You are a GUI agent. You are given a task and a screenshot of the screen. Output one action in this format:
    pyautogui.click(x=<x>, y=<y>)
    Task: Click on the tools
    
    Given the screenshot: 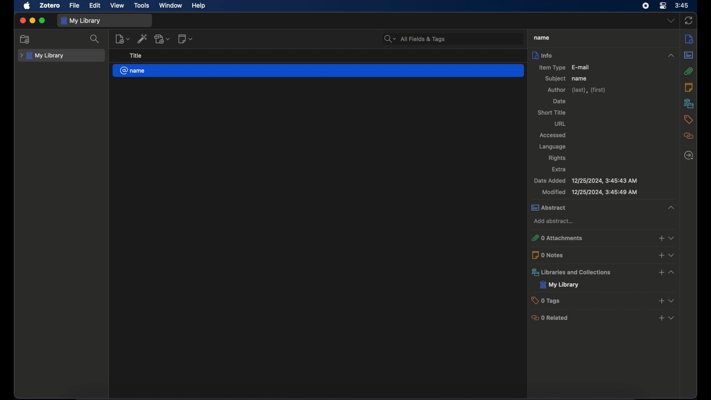 What is the action you would take?
    pyautogui.click(x=142, y=6)
    